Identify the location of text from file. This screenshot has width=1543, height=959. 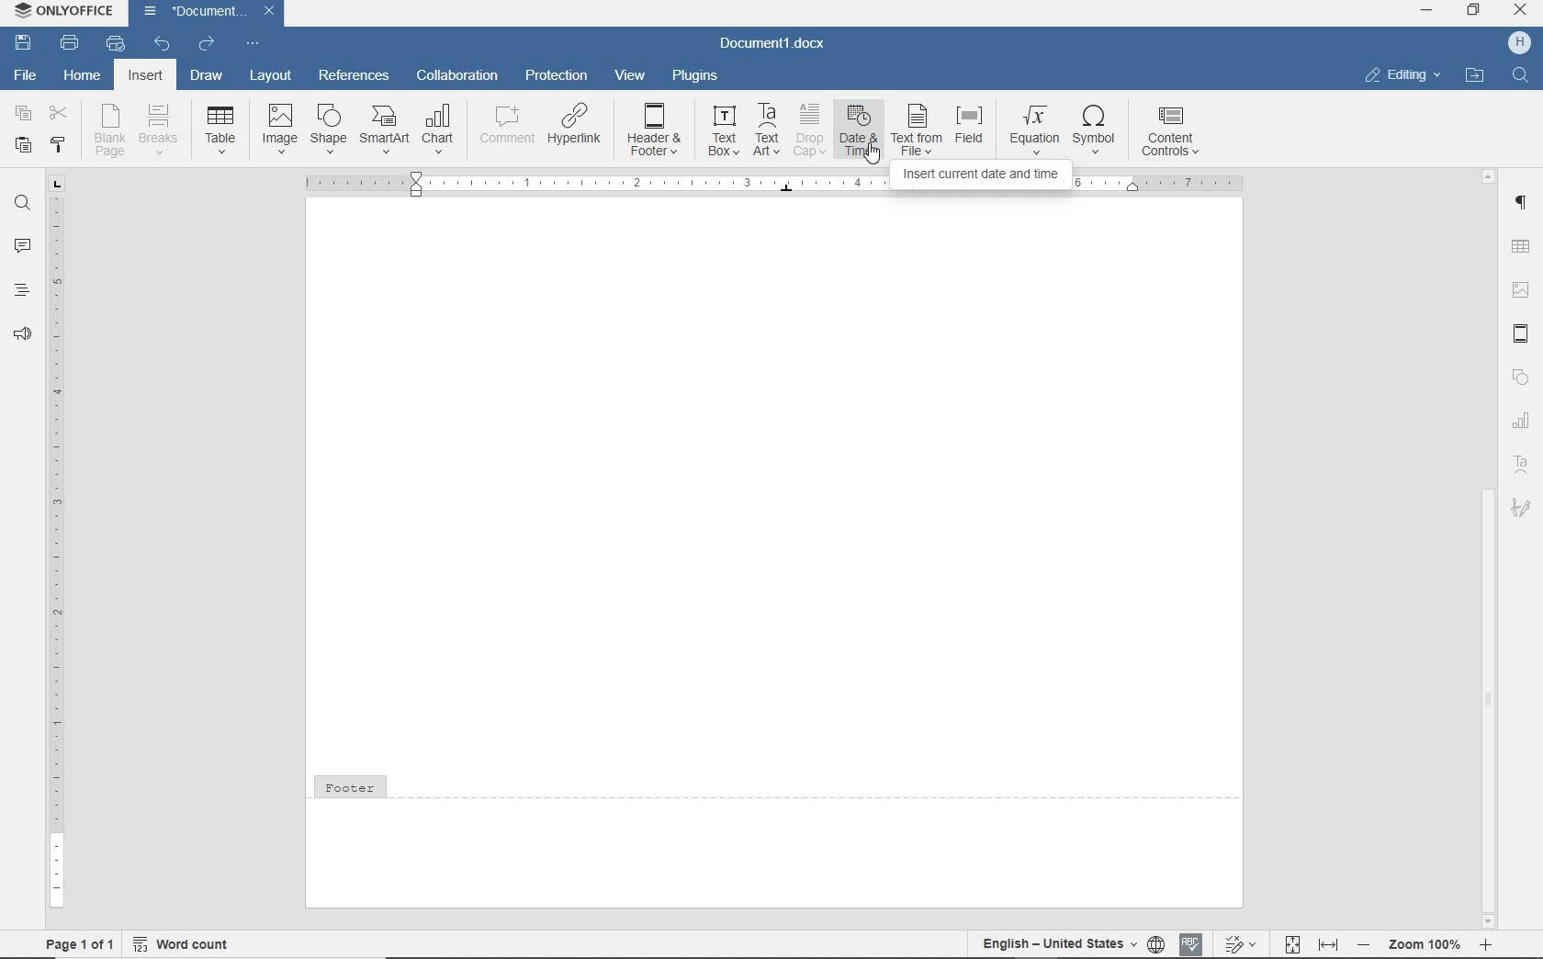
(917, 130).